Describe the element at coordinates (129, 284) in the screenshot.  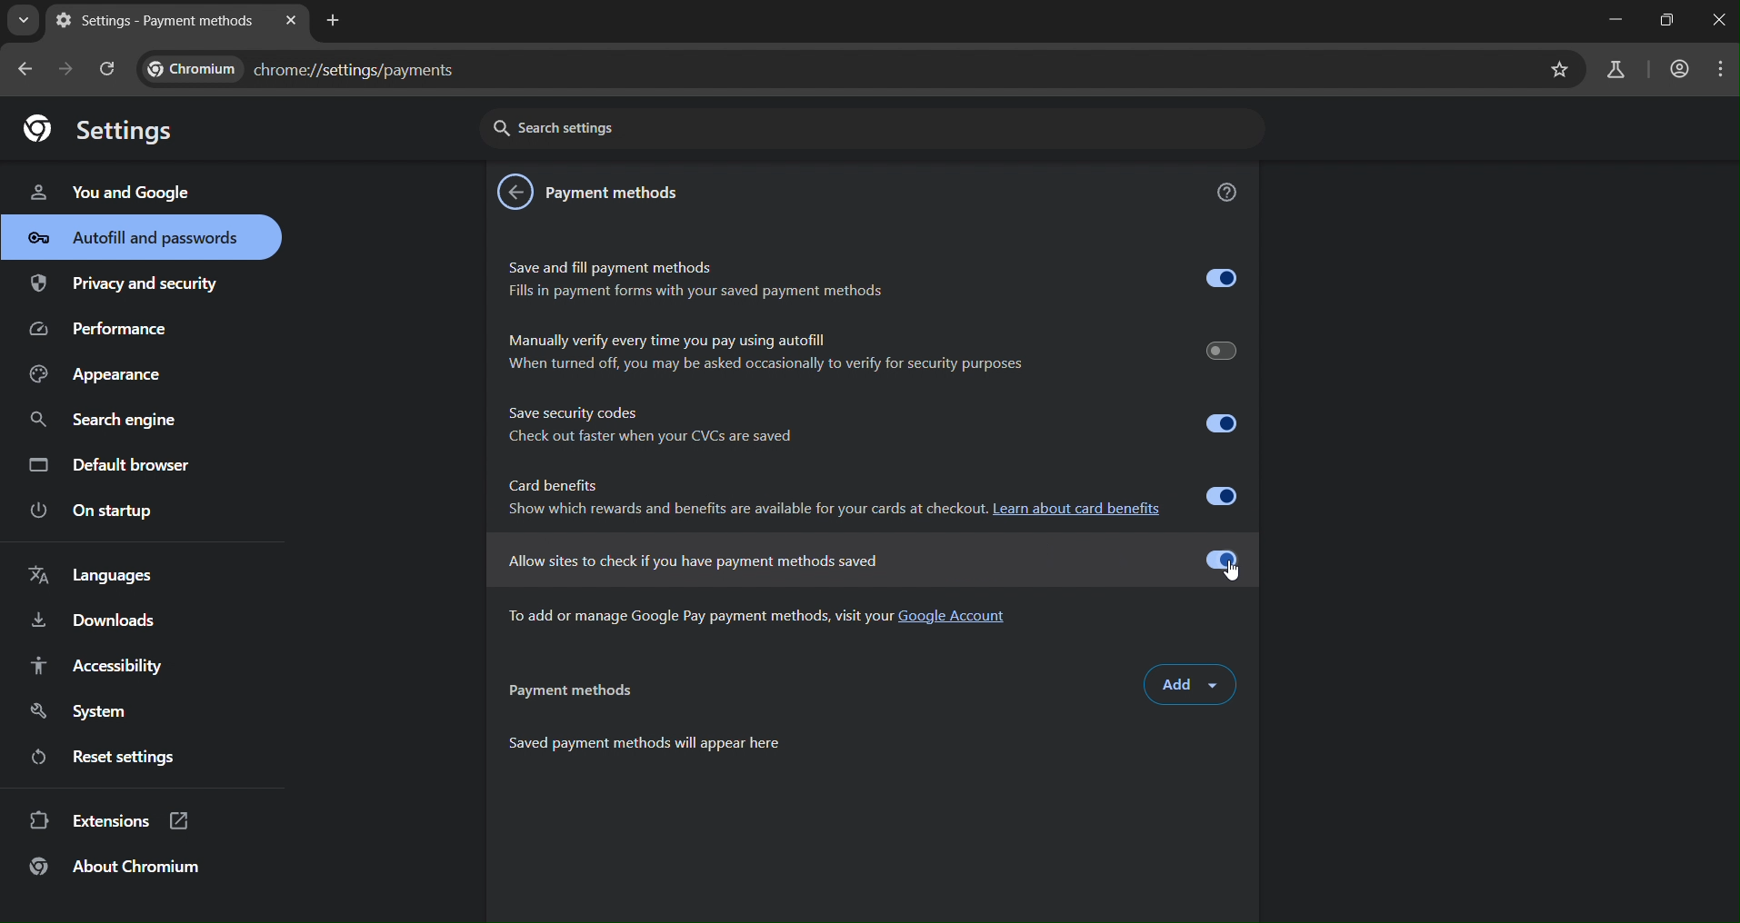
I see `privacy & security` at that location.